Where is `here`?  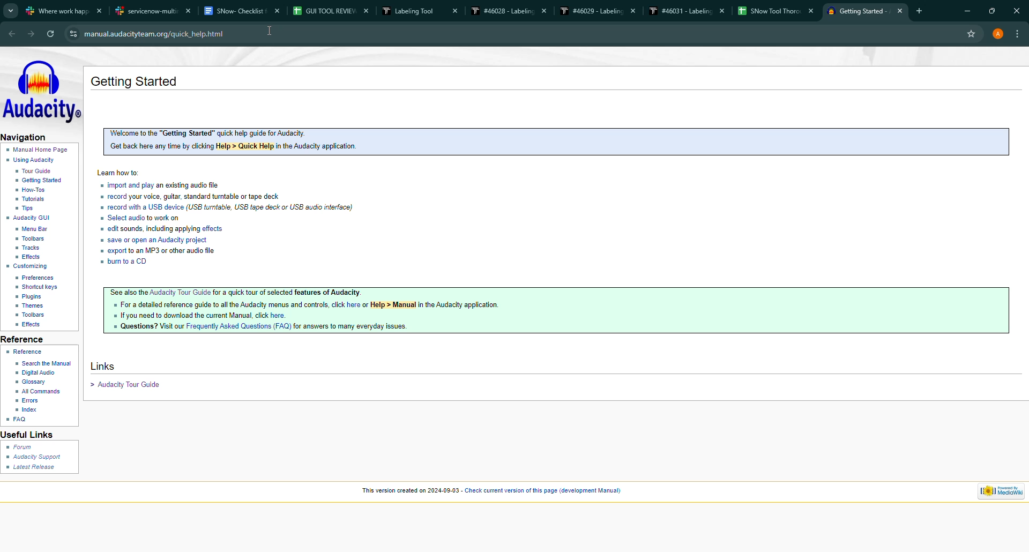 here is located at coordinates (354, 305).